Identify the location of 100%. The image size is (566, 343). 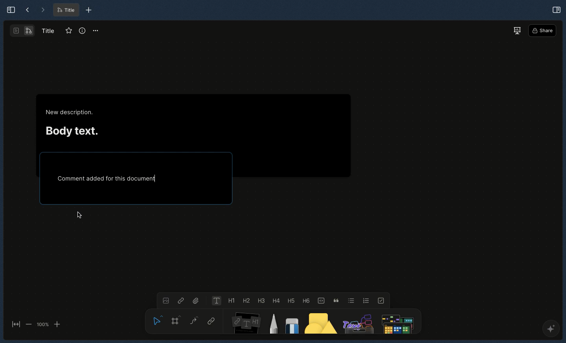
(42, 325).